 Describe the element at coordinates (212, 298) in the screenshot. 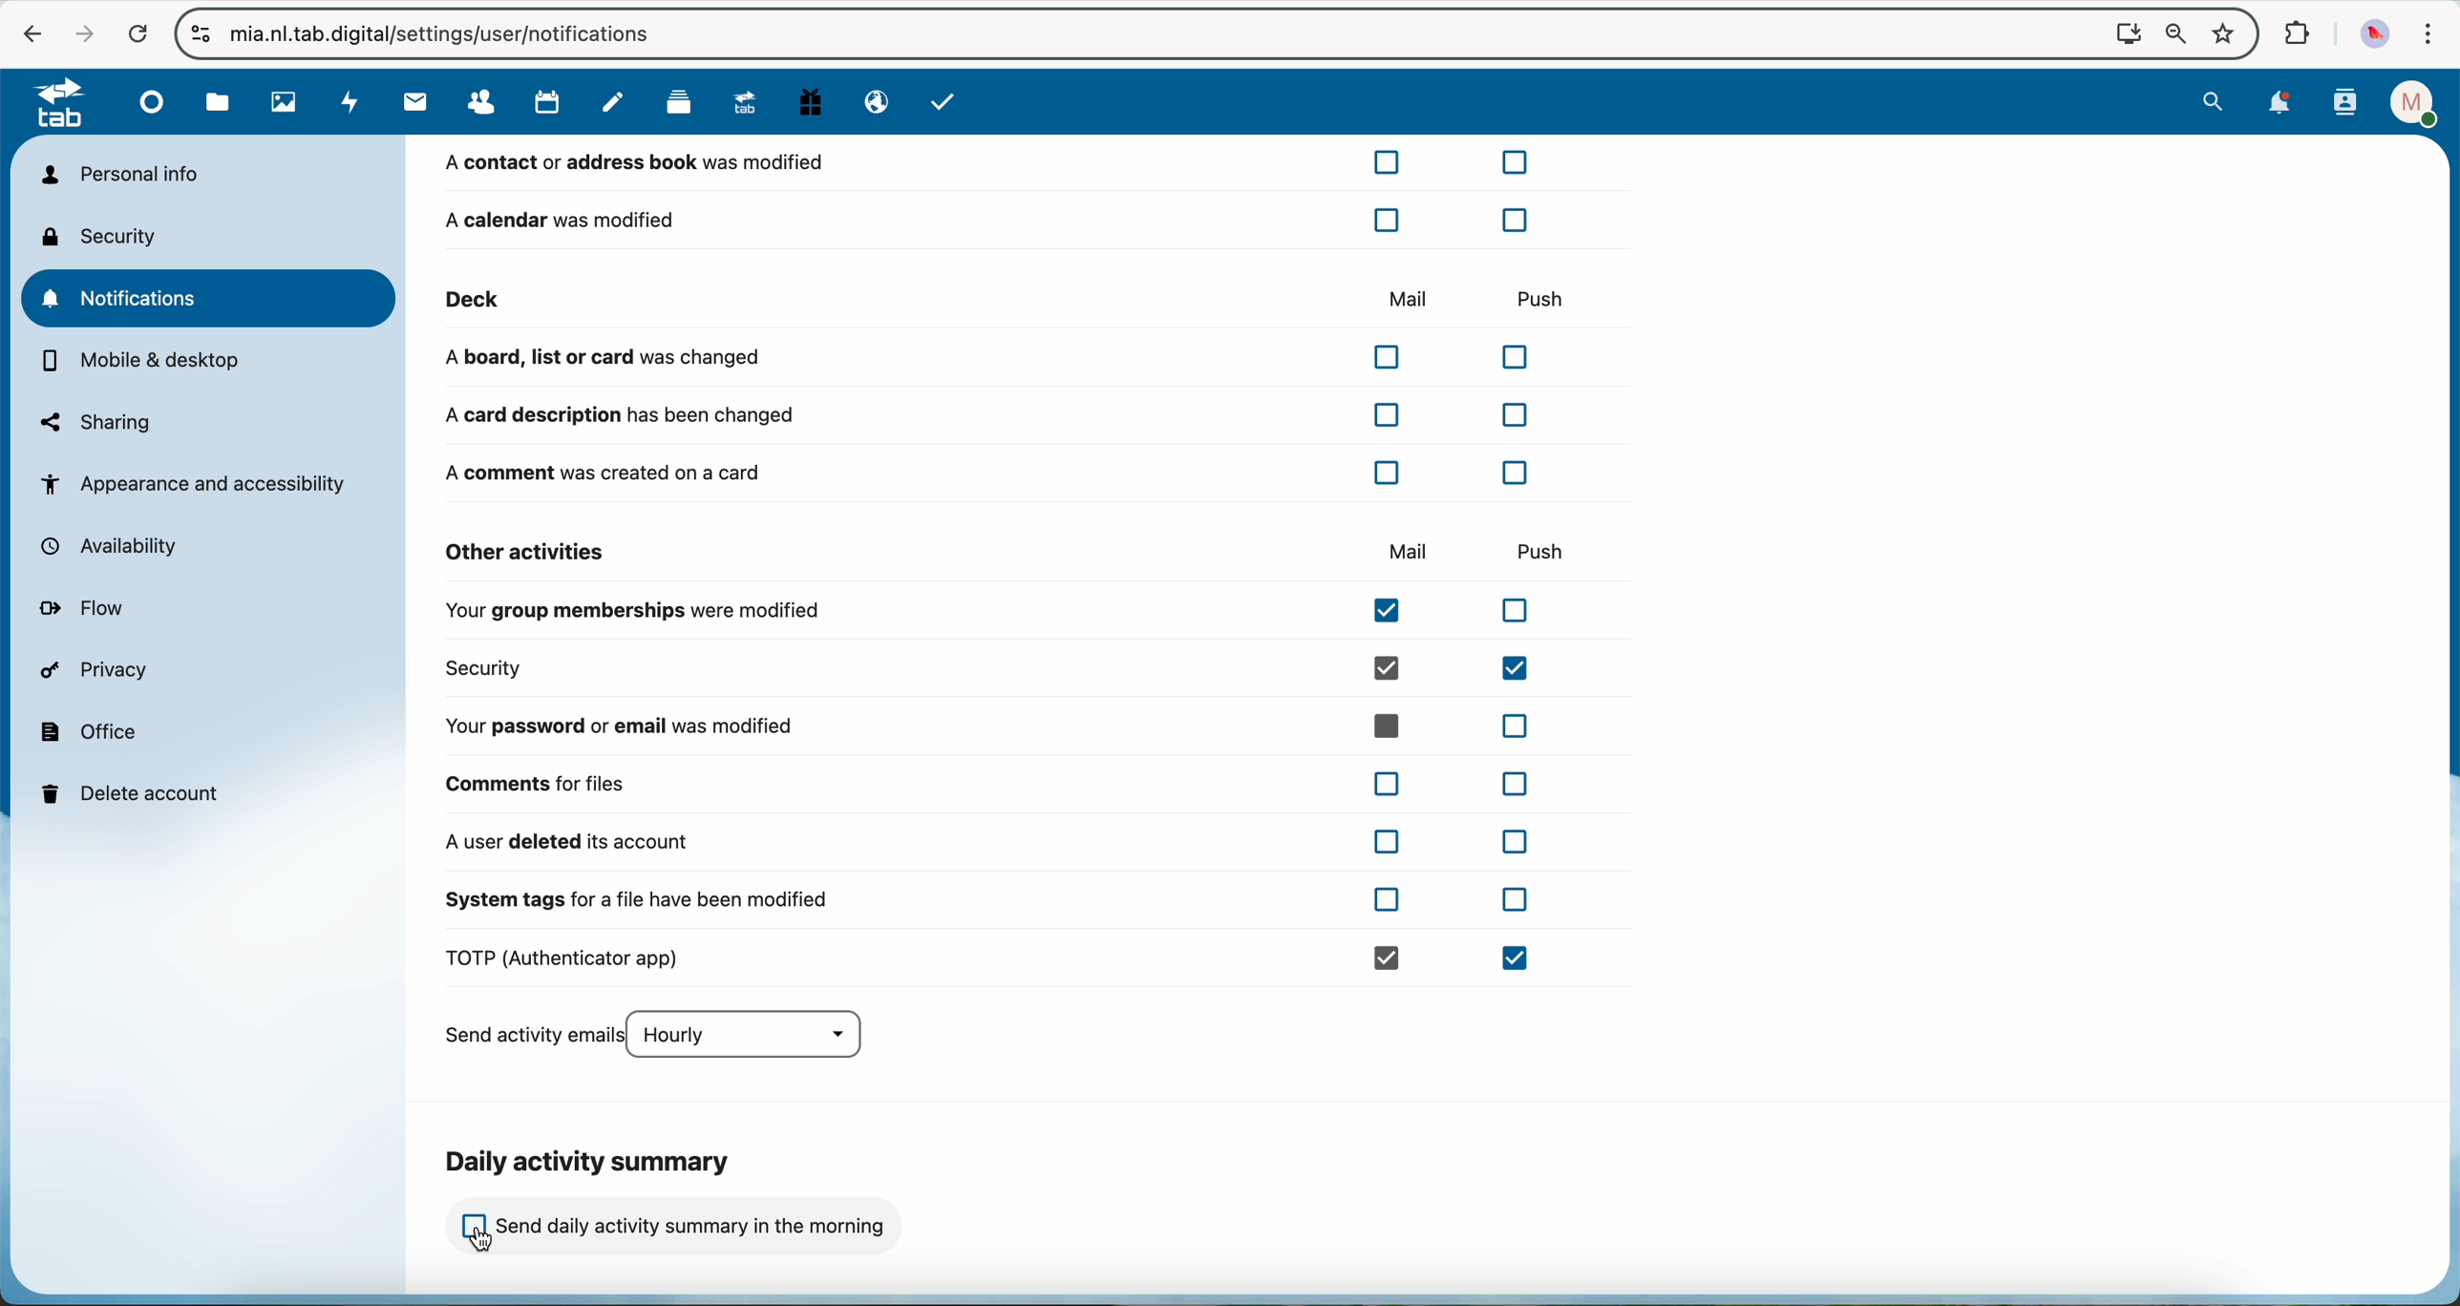

I see `notifications` at that location.